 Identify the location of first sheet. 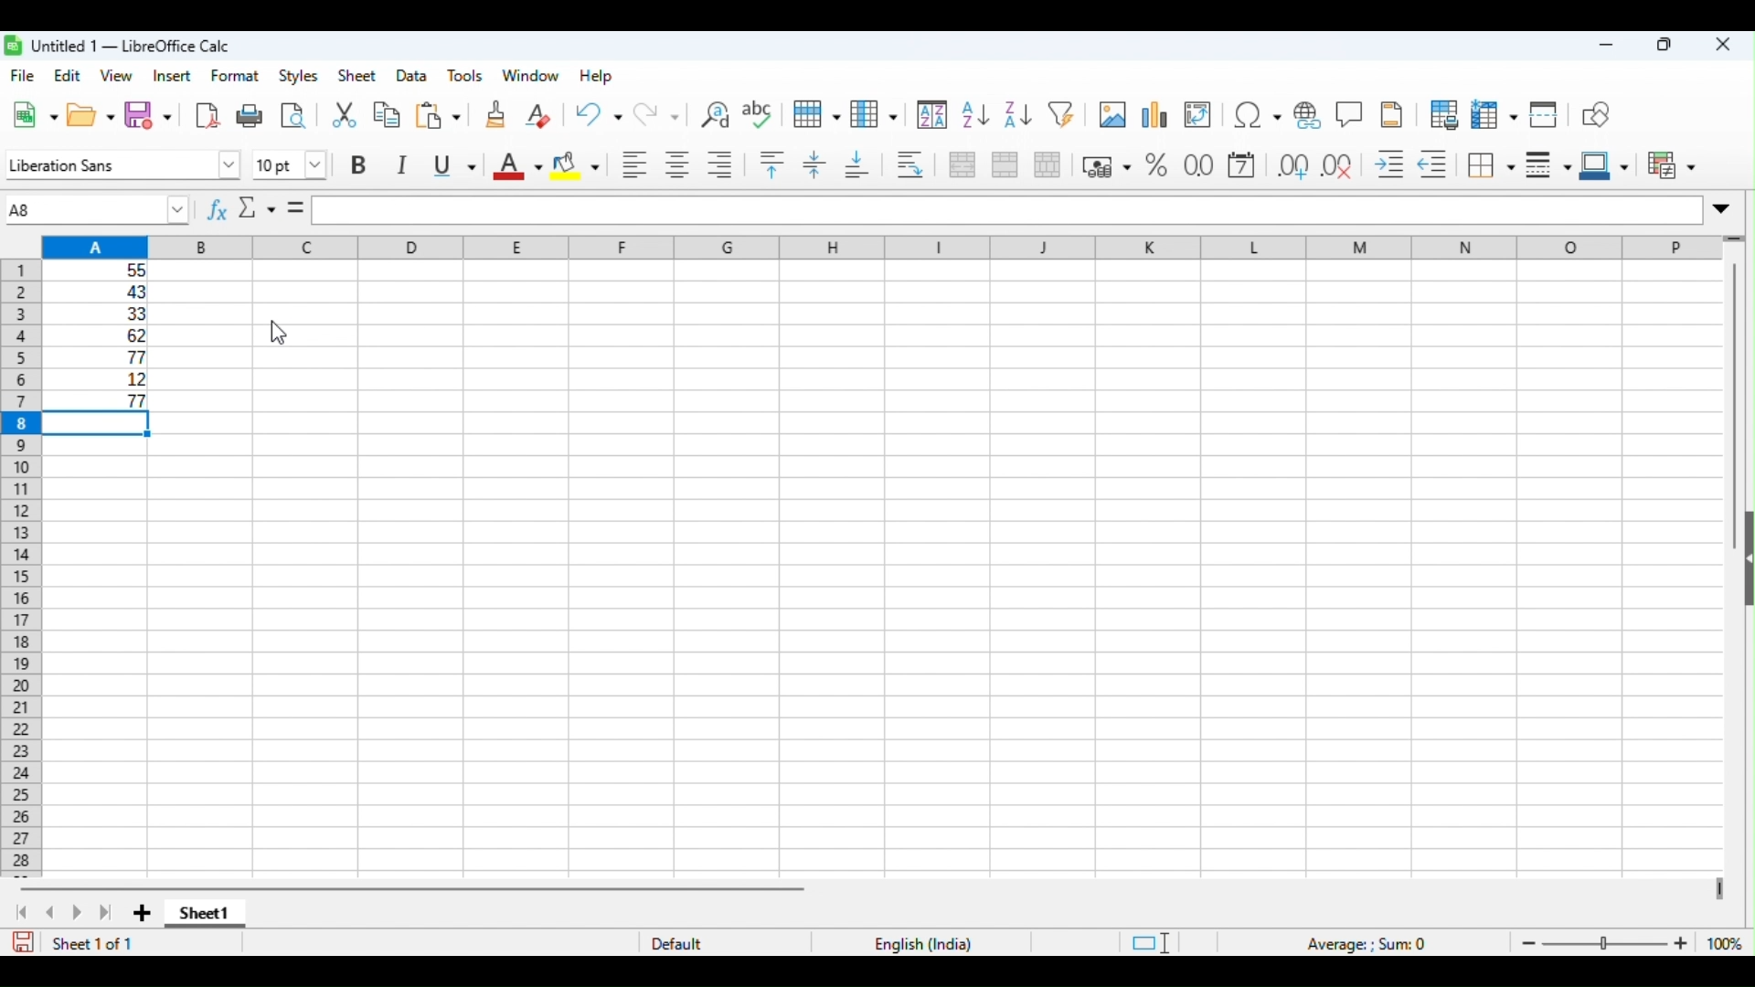
(21, 913).